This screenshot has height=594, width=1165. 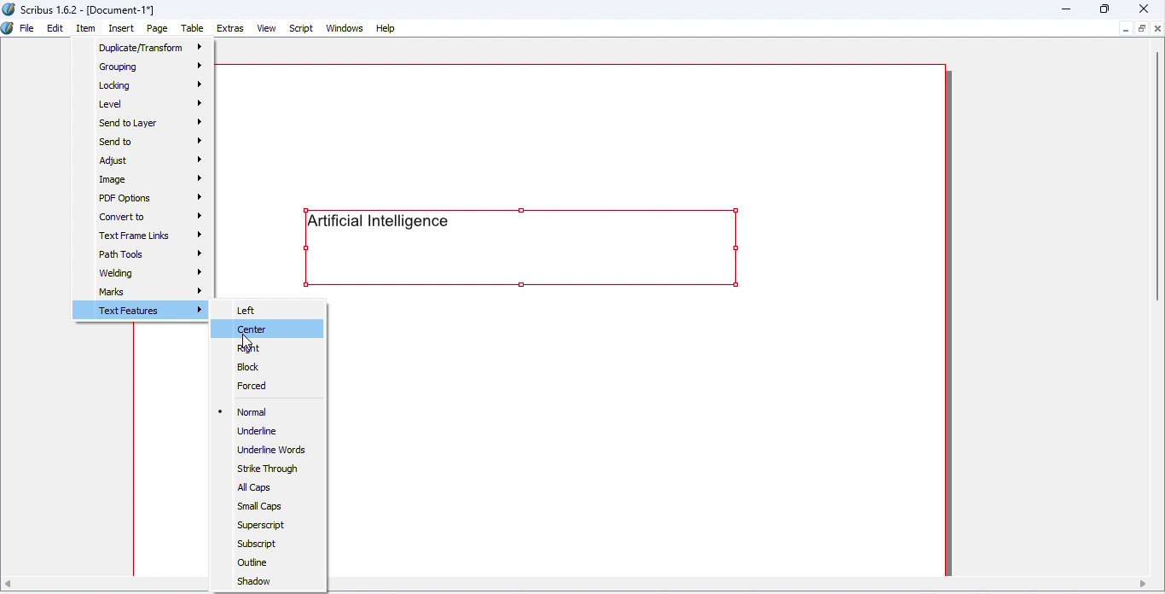 What do you see at coordinates (258, 433) in the screenshot?
I see `Underline` at bounding box center [258, 433].